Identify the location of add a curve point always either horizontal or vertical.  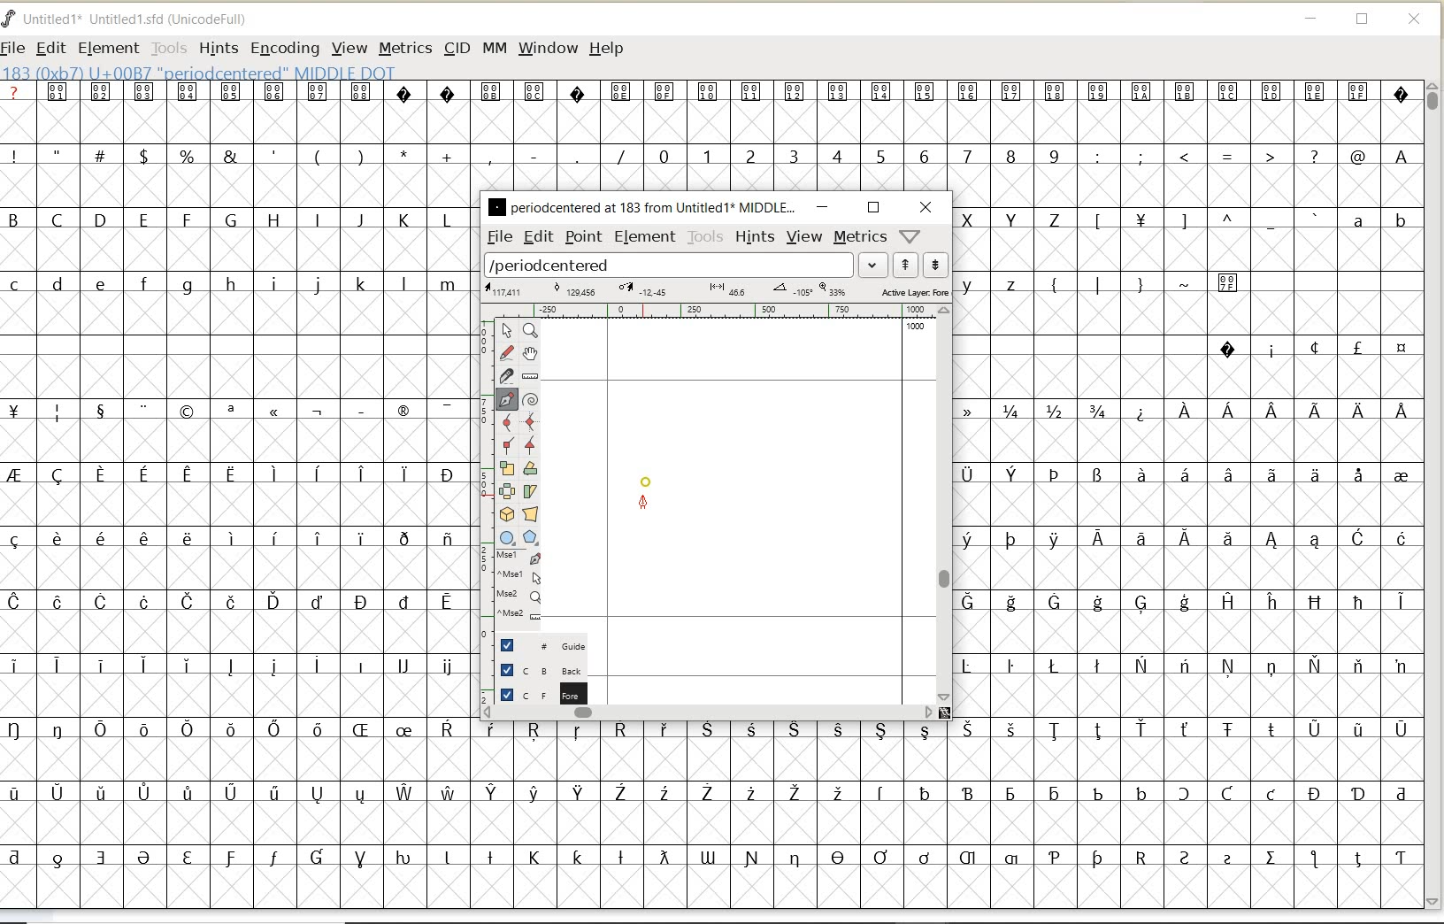
(530, 420).